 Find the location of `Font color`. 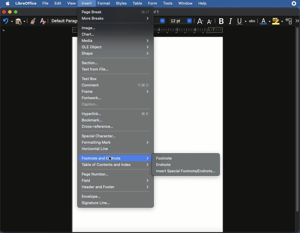

Font color is located at coordinates (265, 21).